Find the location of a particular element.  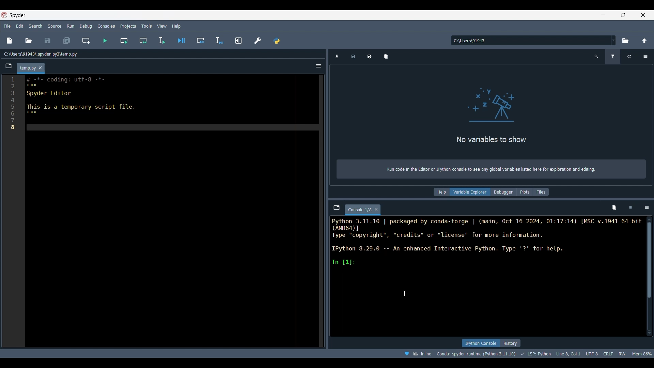

utf-8 is located at coordinates (592, 353).